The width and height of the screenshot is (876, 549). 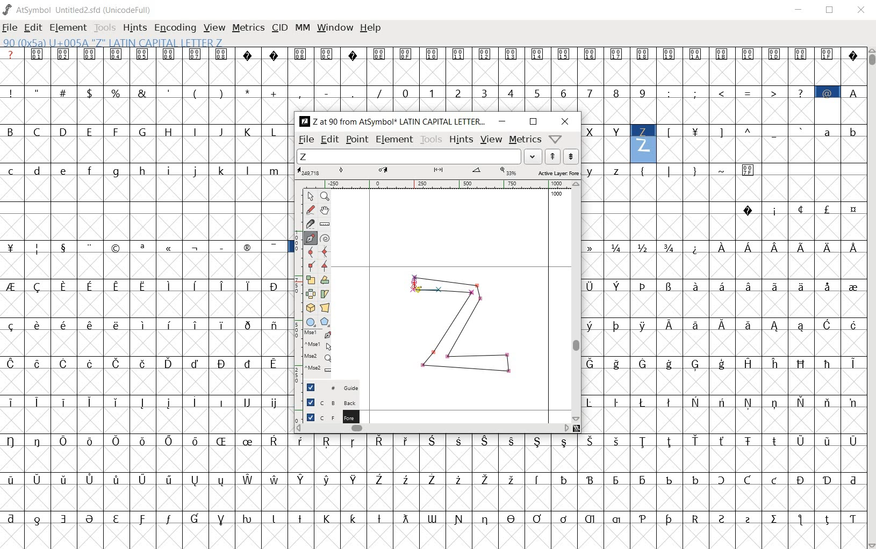 What do you see at coordinates (325, 251) in the screenshot?
I see `add a curve point always either horizontal or vertical` at bounding box center [325, 251].